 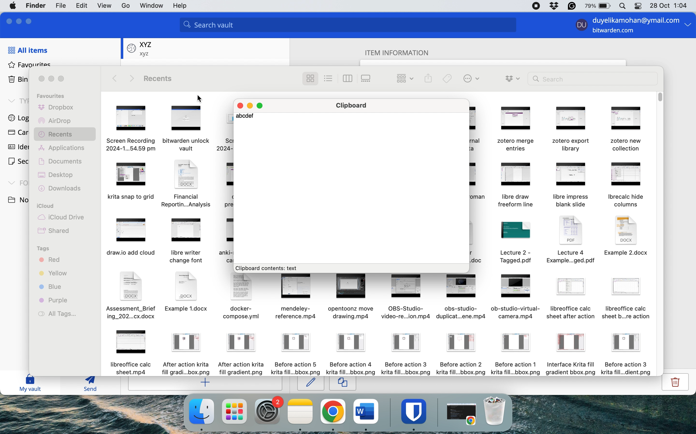 I want to click on control center, so click(x=637, y=7).